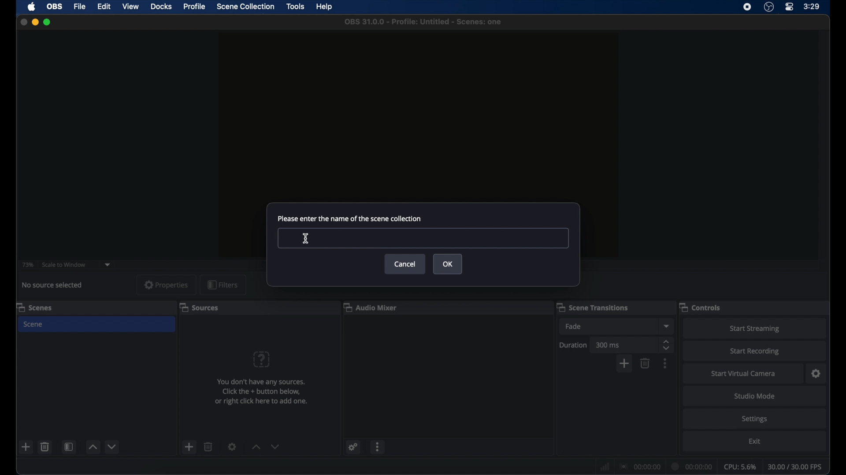 The image size is (846, 475). I want to click on duration, so click(692, 467).